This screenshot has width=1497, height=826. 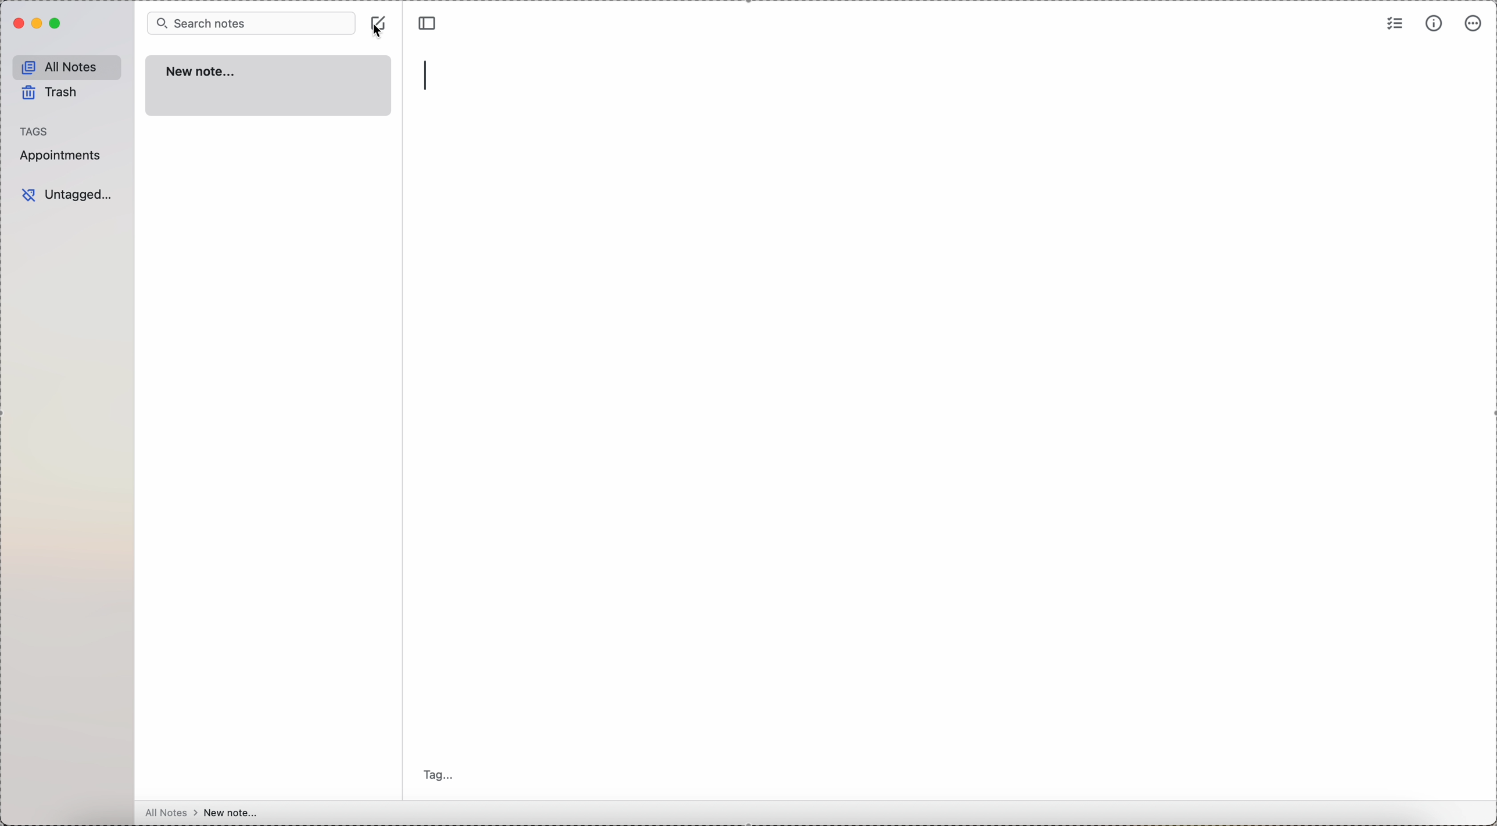 I want to click on all notes, so click(x=67, y=67).